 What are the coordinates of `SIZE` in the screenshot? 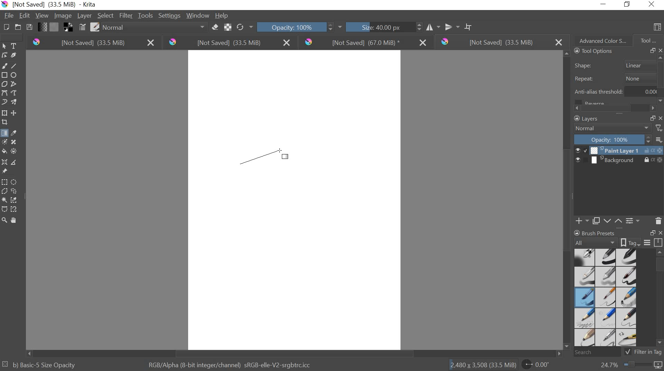 It's located at (373, 28).